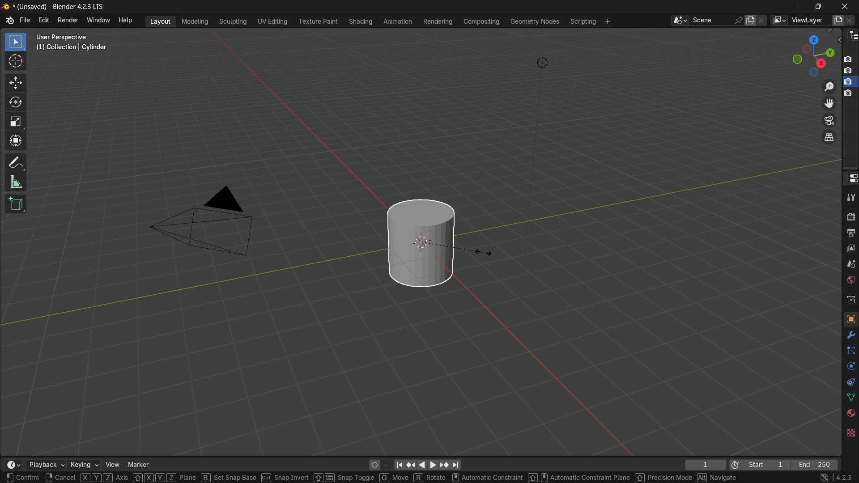 This screenshot has width=859, height=483. Describe the element at coordinates (846, 6) in the screenshot. I see `close app` at that location.